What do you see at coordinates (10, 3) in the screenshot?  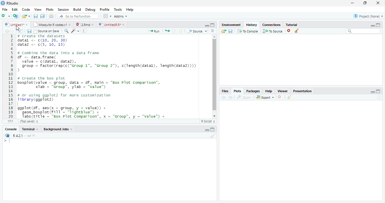 I see `RStudio` at bounding box center [10, 3].